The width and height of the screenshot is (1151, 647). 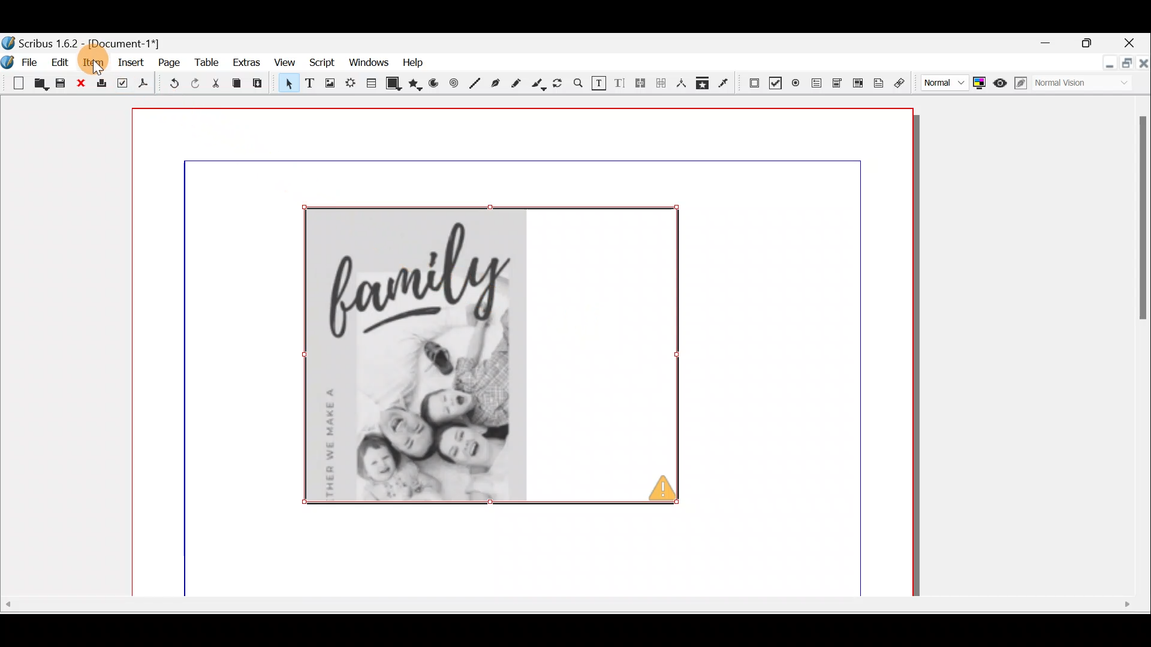 I want to click on Text frame, so click(x=310, y=84).